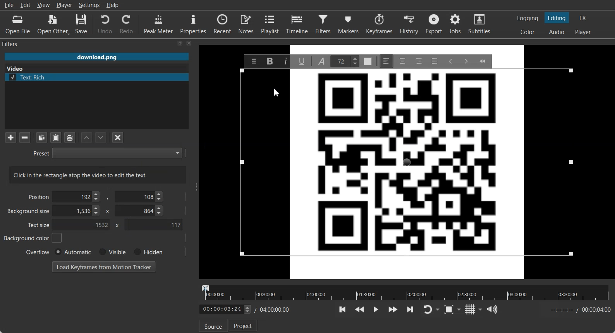 The height and width of the screenshot is (333, 615). I want to click on Underline, so click(302, 61).